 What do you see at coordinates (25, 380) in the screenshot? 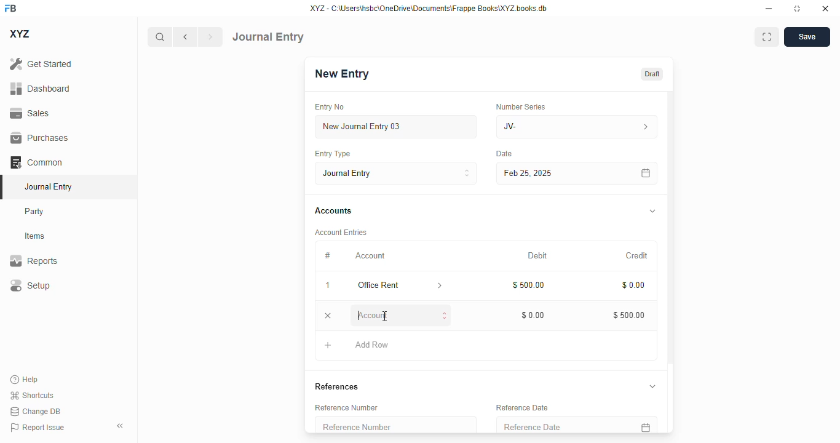
I see `help` at bounding box center [25, 380].